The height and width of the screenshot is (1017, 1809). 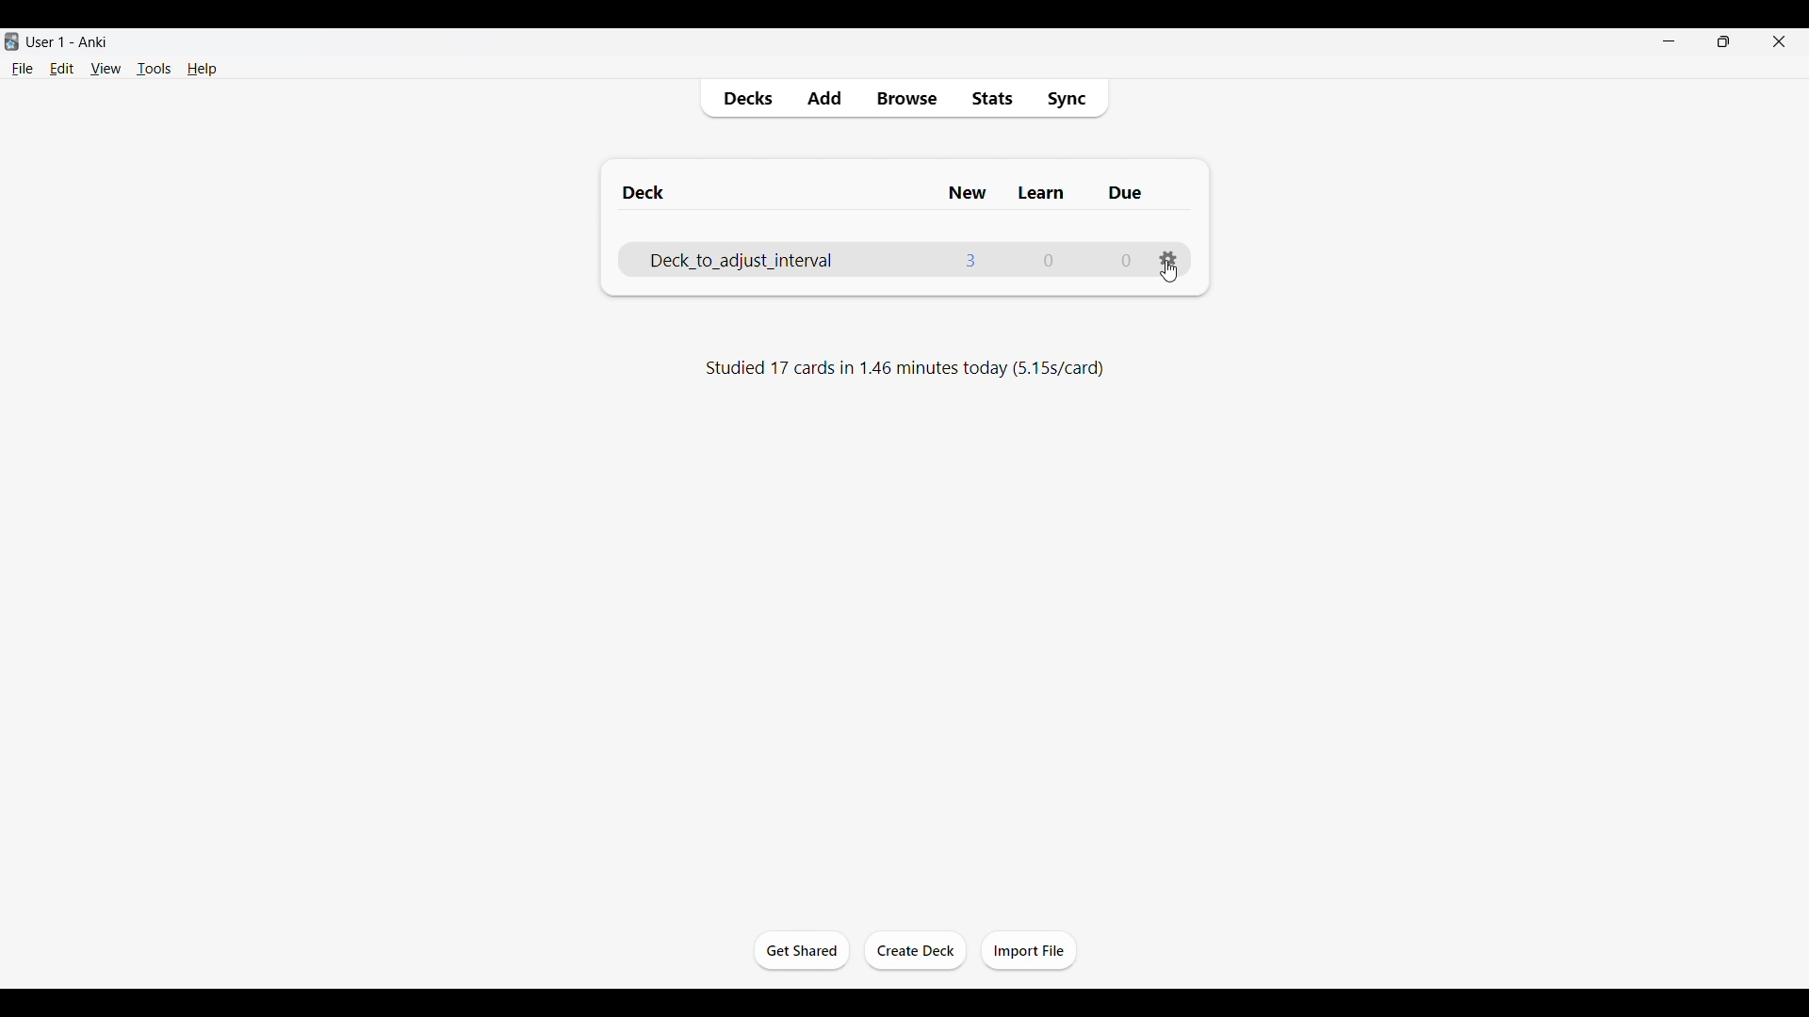 I want to click on Import file, so click(x=1028, y=951).